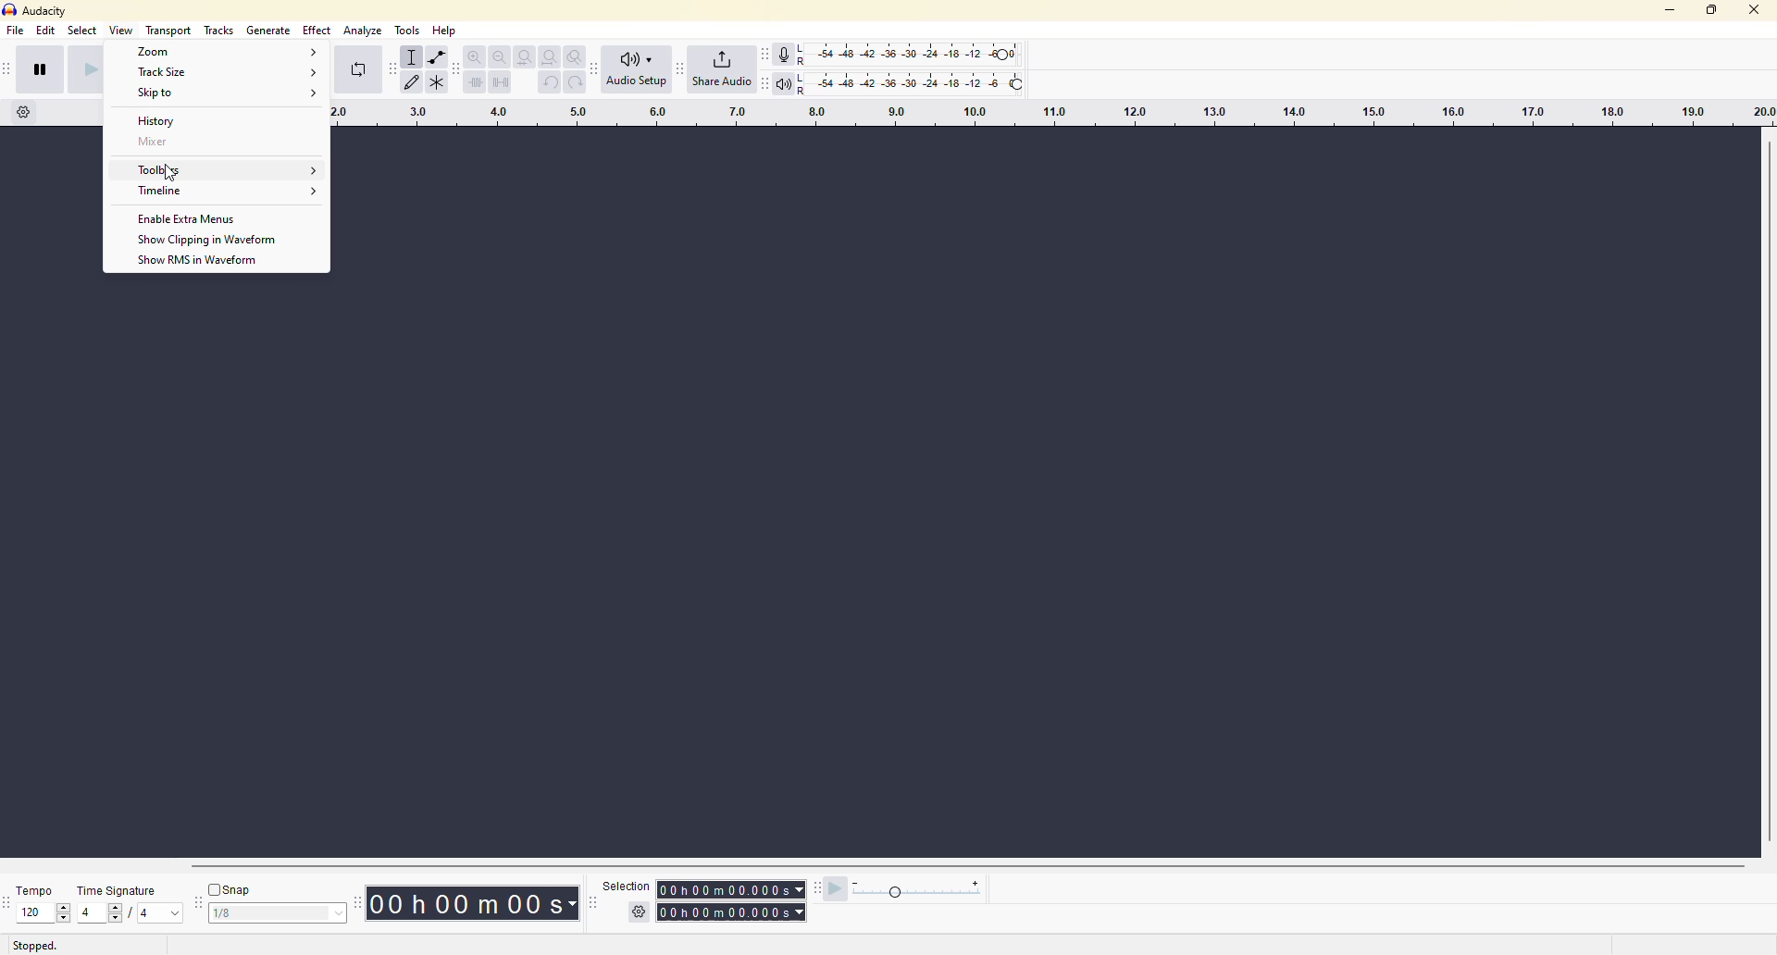 The width and height of the screenshot is (1777, 955). I want to click on Show RMS in Waveform, so click(194, 262).